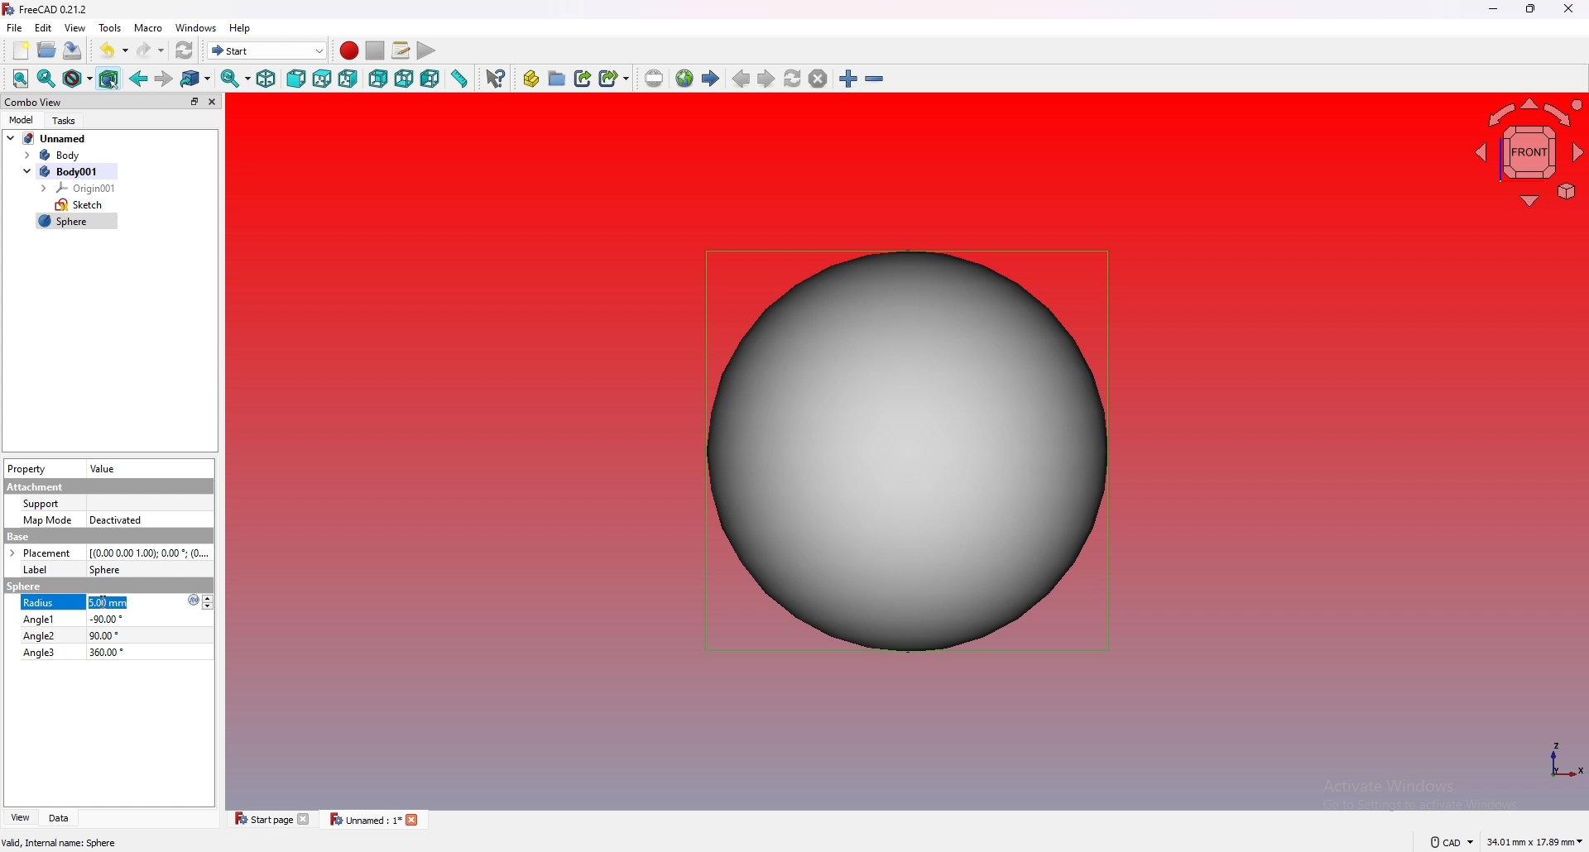  What do you see at coordinates (73, 50) in the screenshot?
I see `save` at bounding box center [73, 50].